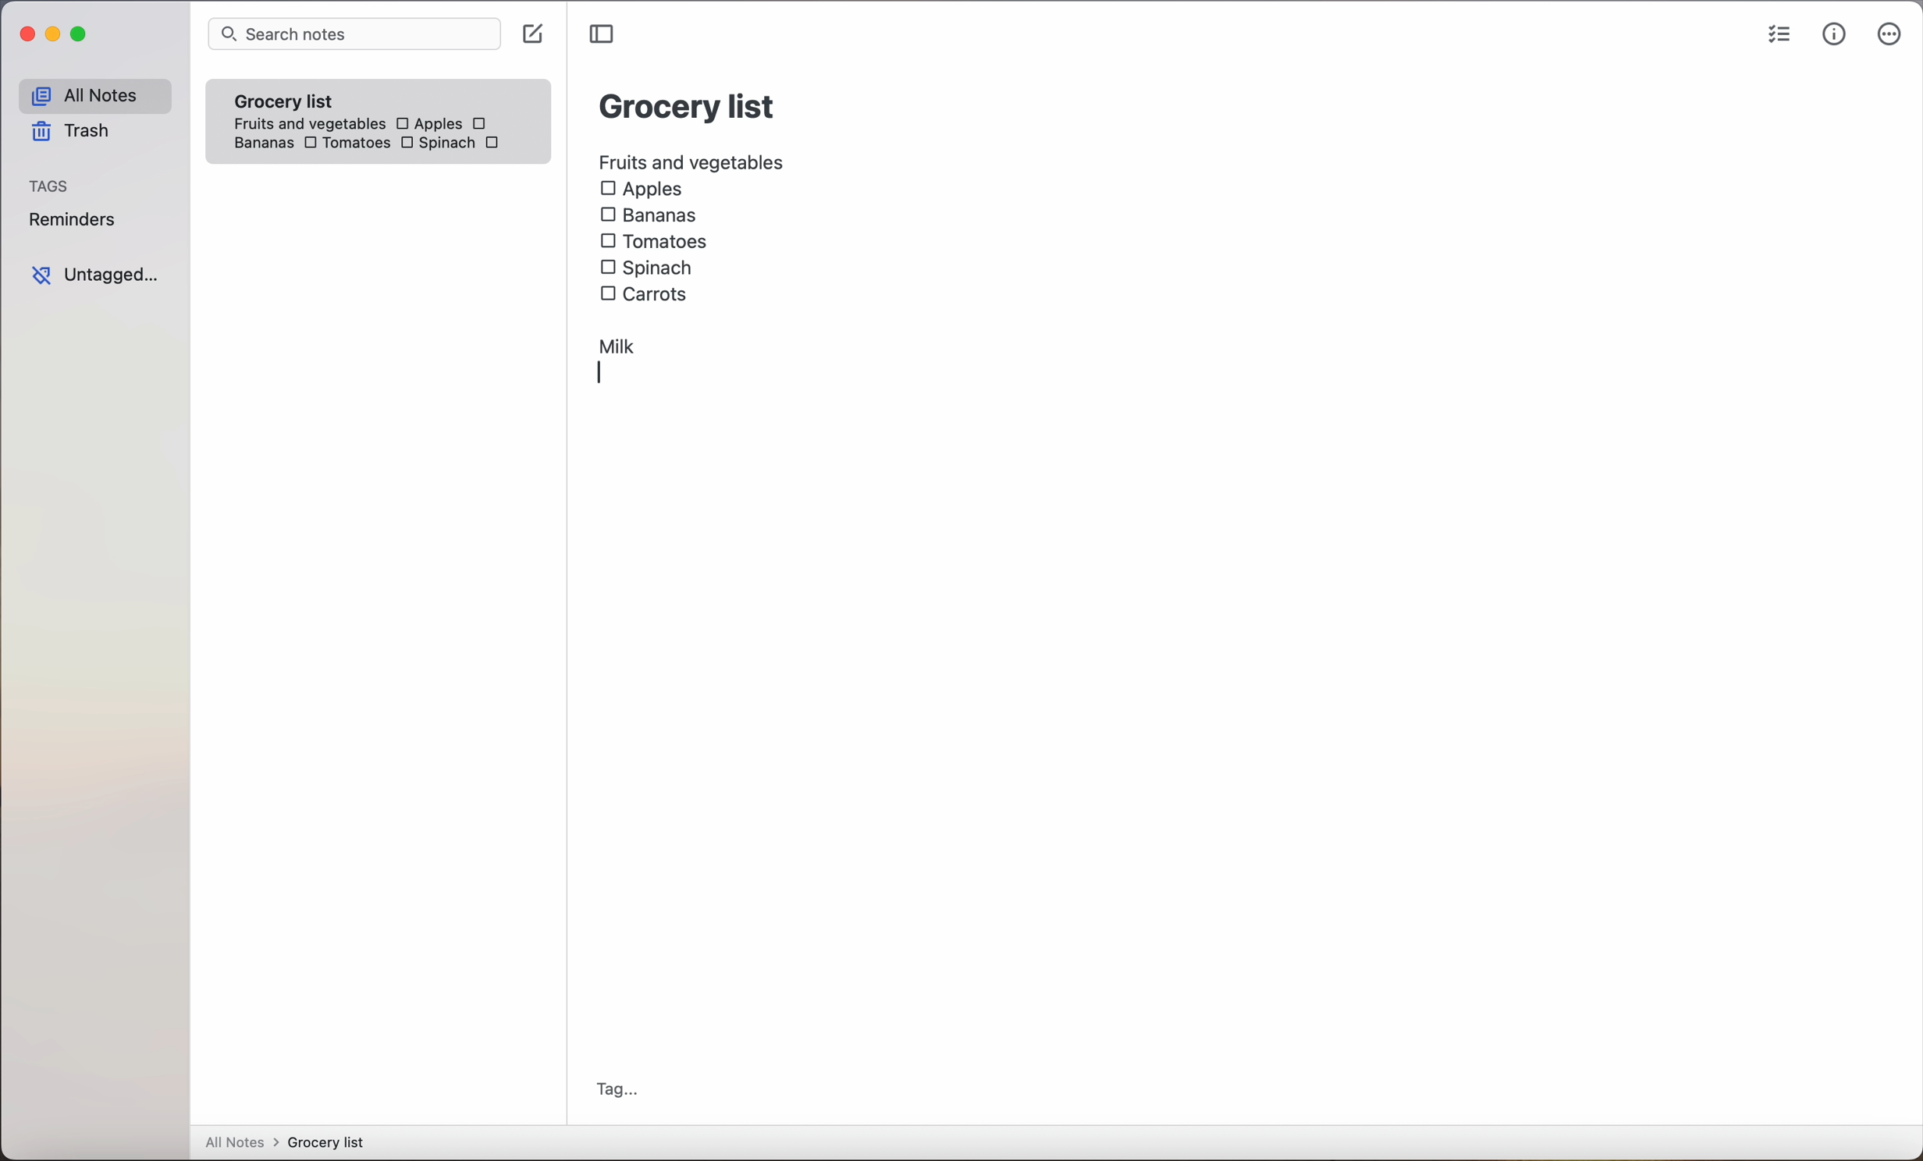  I want to click on all notes, so click(94, 96).